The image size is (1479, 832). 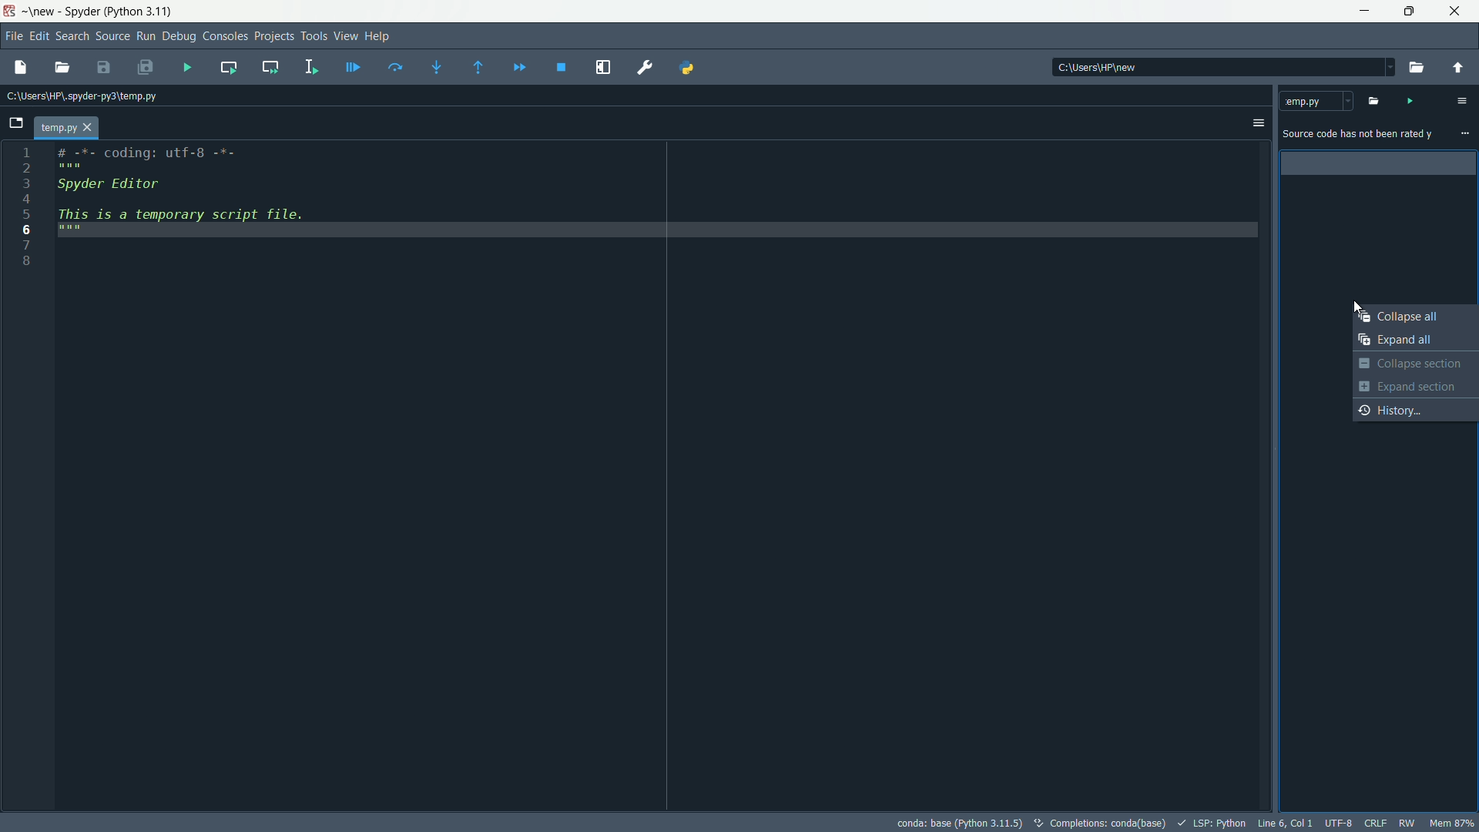 I want to click on options, so click(x=1256, y=124).